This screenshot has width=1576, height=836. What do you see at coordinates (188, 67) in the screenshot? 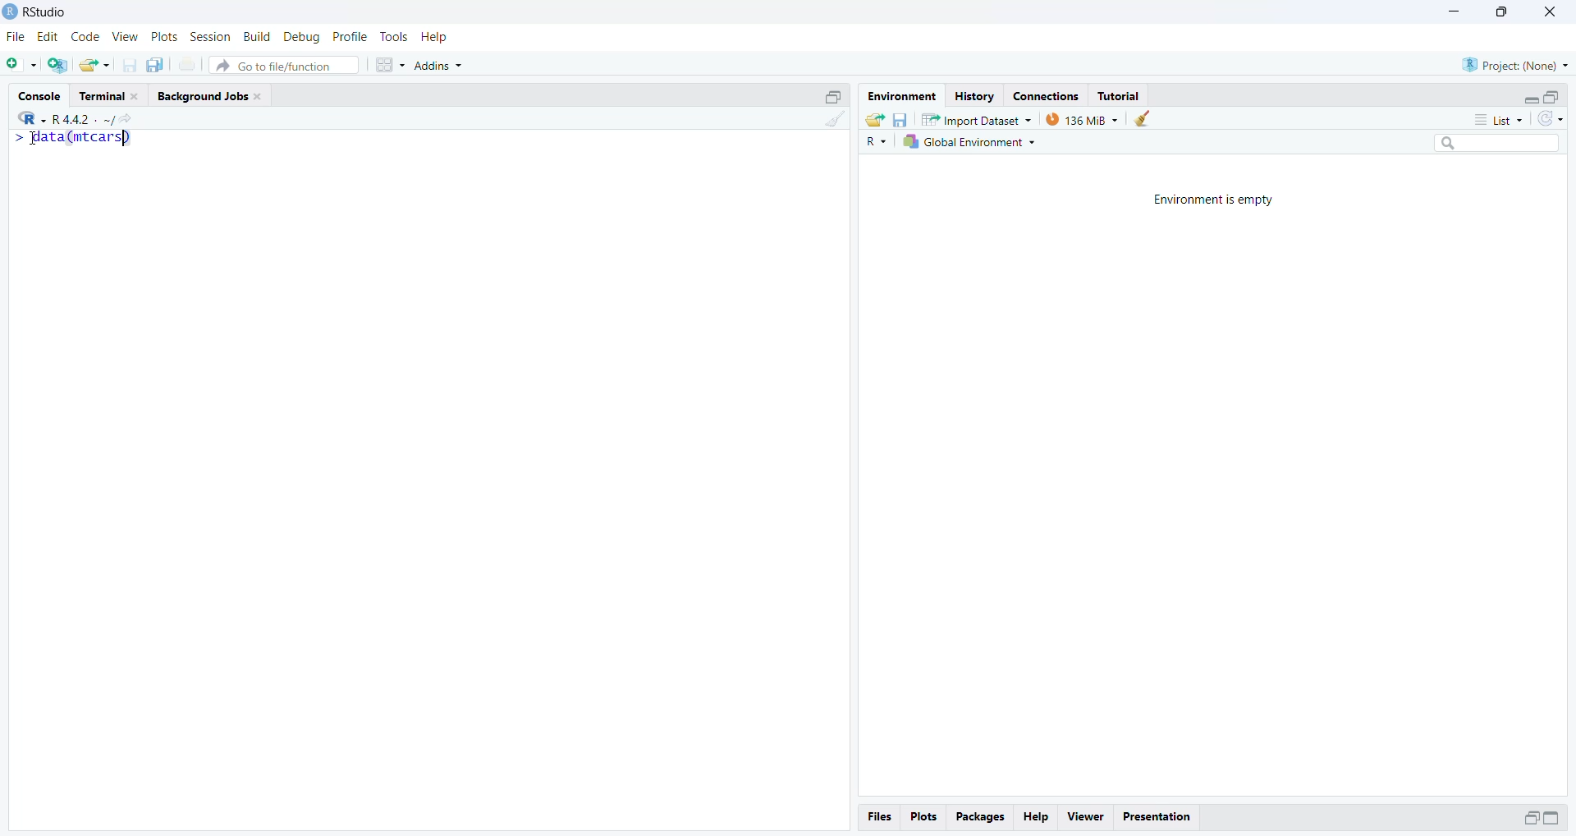
I see `Print the current file` at bounding box center [188, 67].